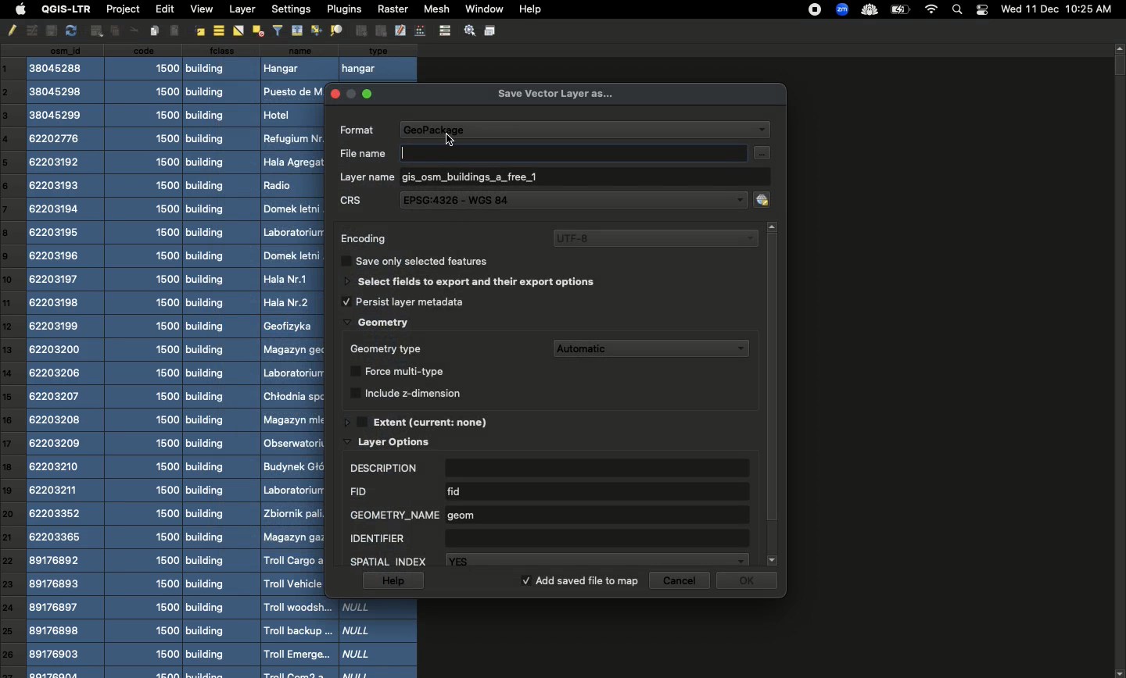  What do you see at coordinates (256, 30) in the screenshot?
I see `Distribute Objects Evenly` at bounding box center [256, 30].